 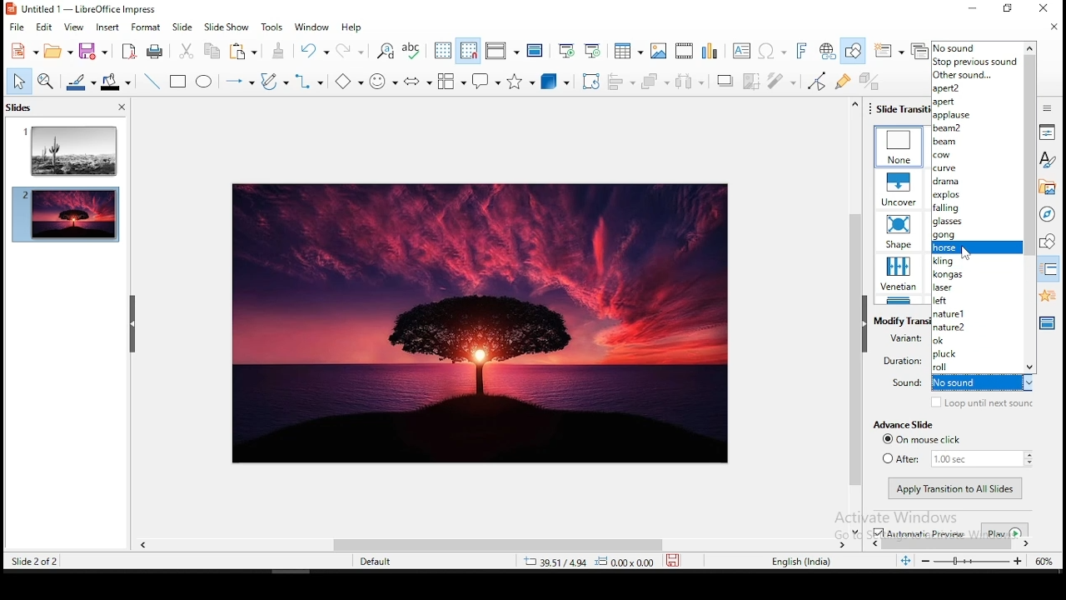 What do you see at coordinates (976, 209) in the screenshot?
I see `falling` at bounding box center [976, 209].